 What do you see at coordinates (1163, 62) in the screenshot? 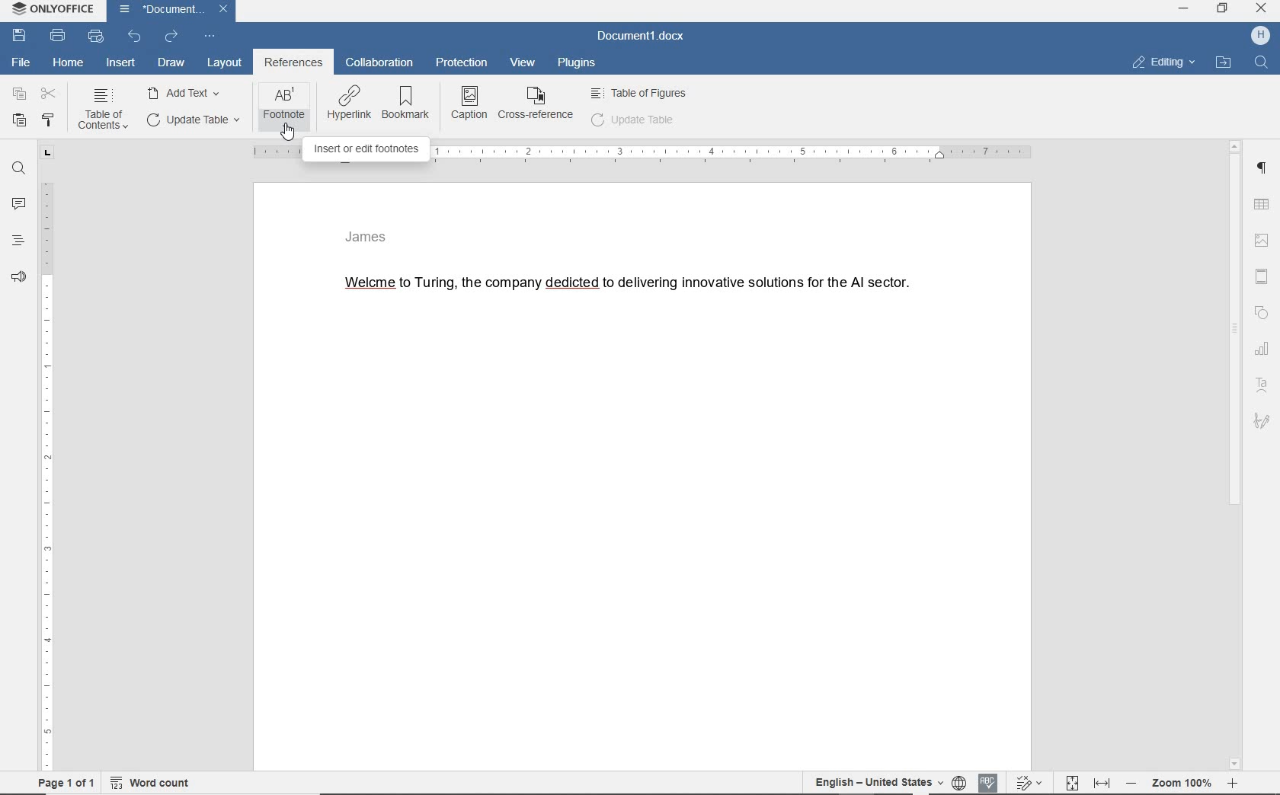
I see `EDITING` at bounding box center [1163, 62].